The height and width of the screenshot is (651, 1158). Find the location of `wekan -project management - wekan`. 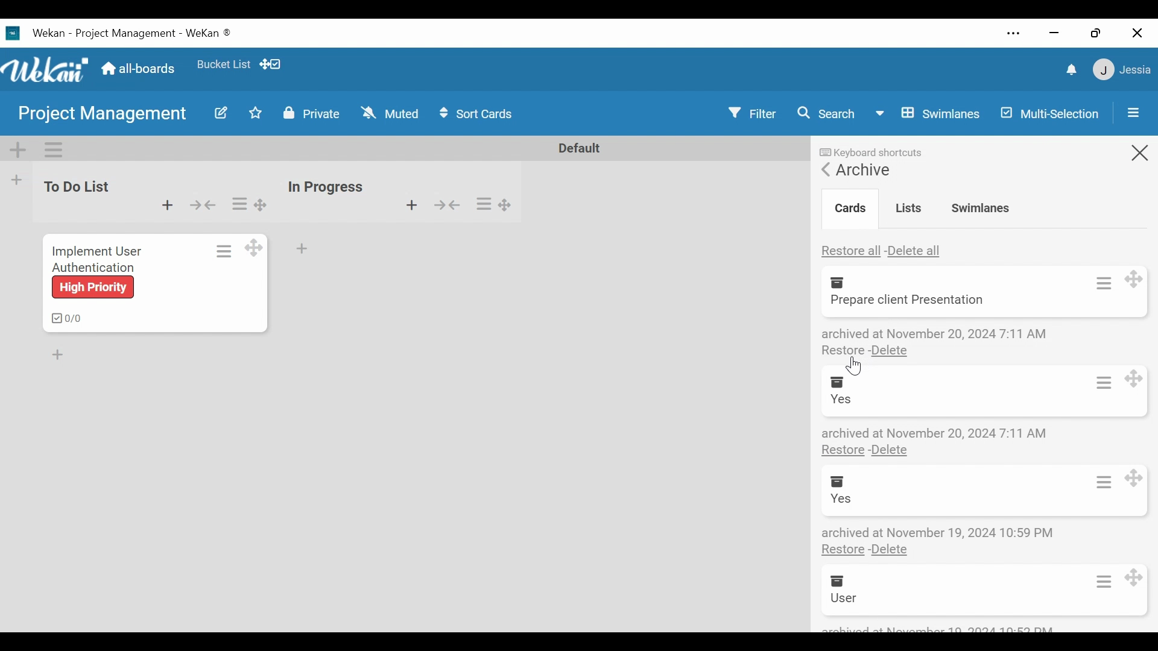

wekan -project management - wekan is located at coordinates (134, 31).